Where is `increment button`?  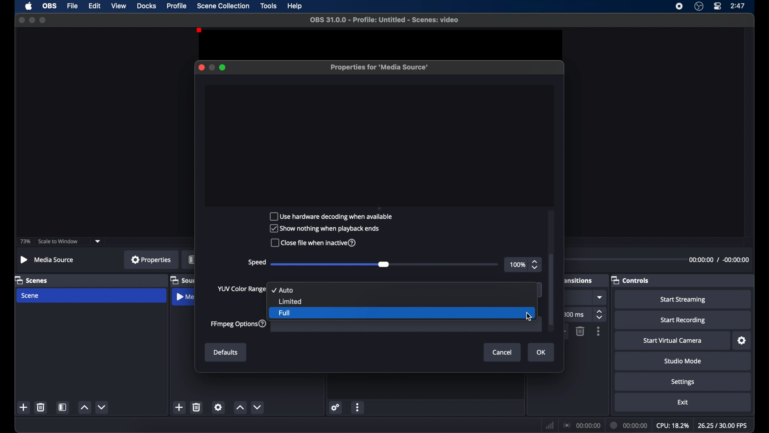
increment button is located at coordinates (84, 407).